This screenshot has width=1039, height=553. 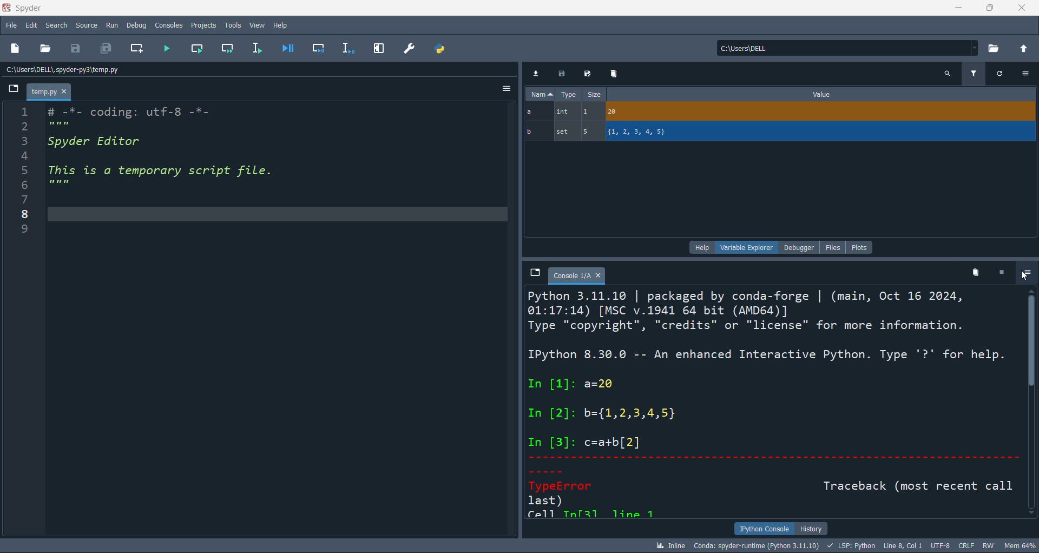 What do you see at coordinates (942, 547) in the screenshot?
I see `UTF-8` at bounding box center [942, 547].